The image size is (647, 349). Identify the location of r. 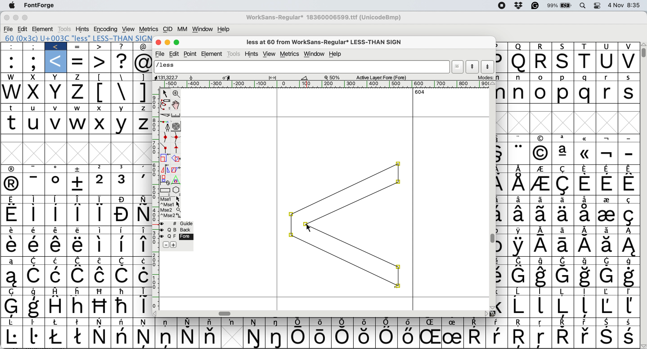
(607, 77).